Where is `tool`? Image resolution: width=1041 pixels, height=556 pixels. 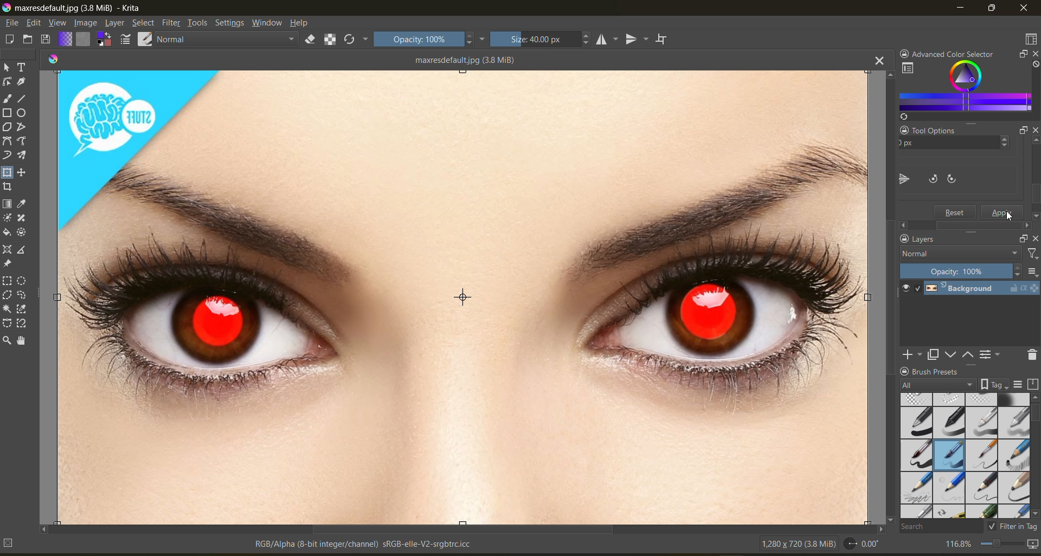
tool is located at coordinates (23, 324).